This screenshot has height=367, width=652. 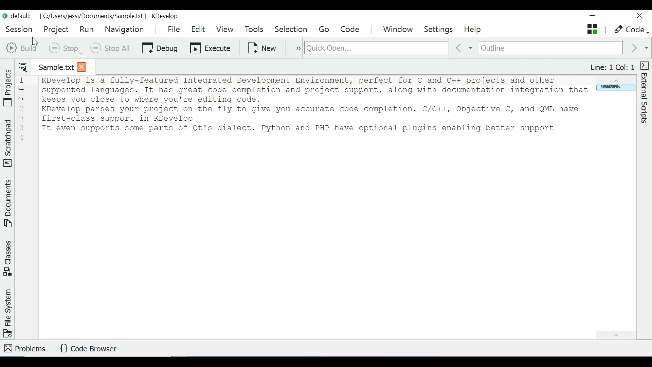 I want to click on Help, so click(x=476, y=30).